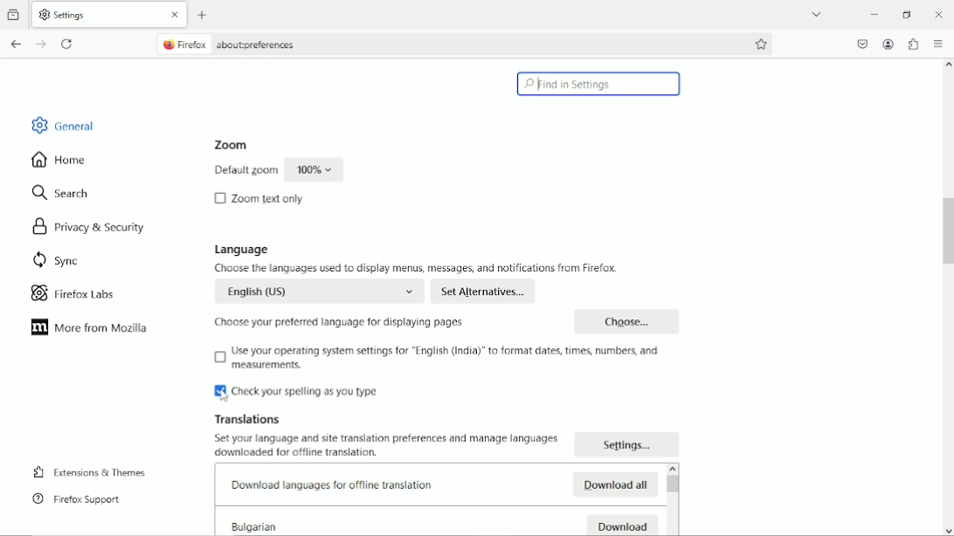 Image resolution: width=954 pixels, height=536 pixels. What do you see at coordinates (204, 15) in the screenshot?
I see `New tab` at bounding box center [204, 15].